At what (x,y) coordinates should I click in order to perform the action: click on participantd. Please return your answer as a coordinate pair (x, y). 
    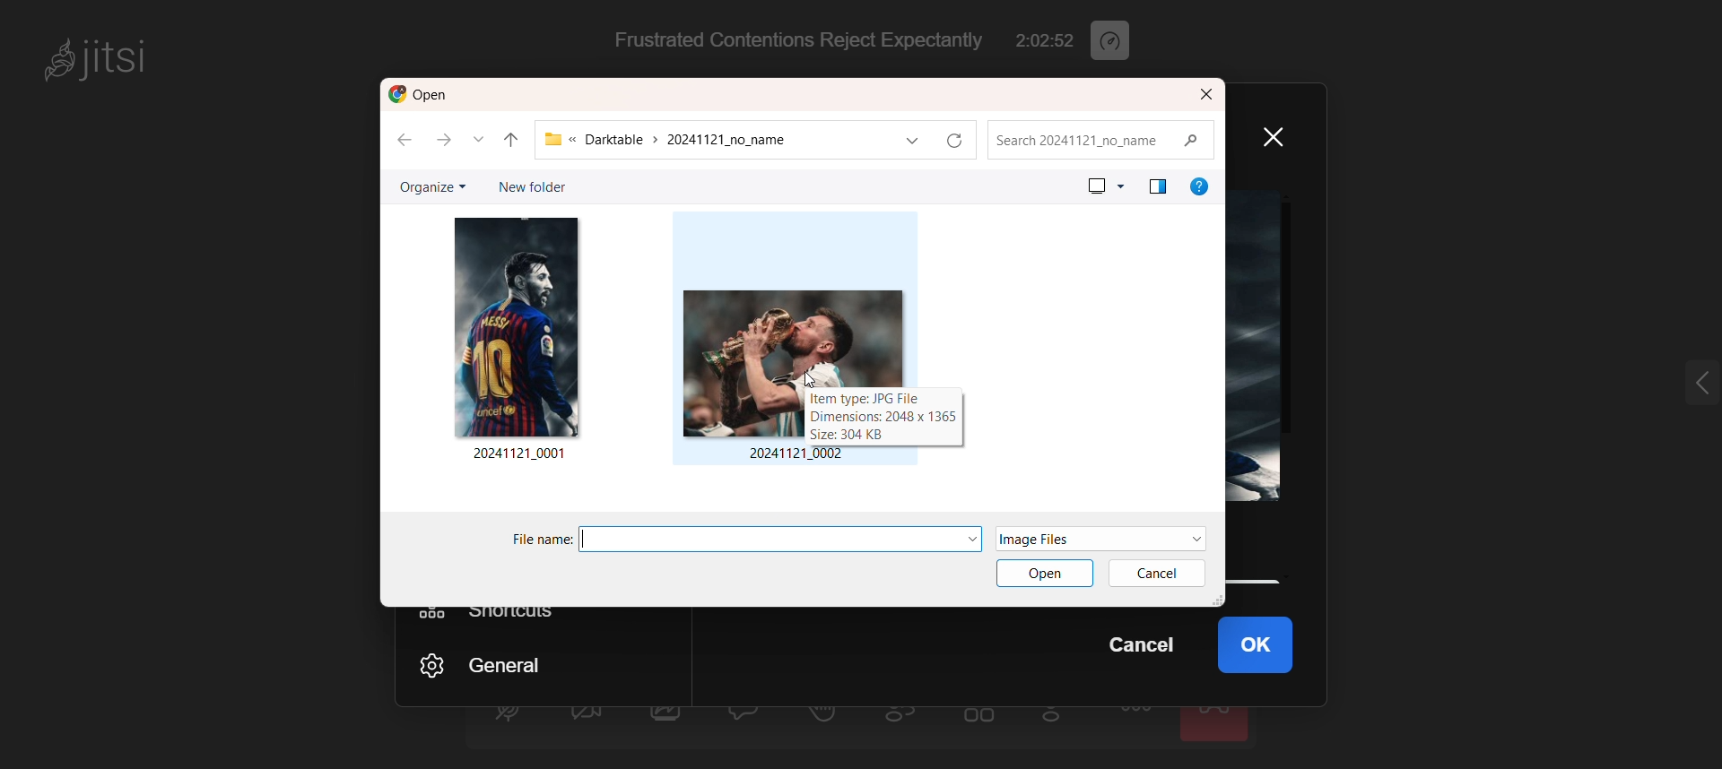
    Looking at the image, I should click on (909, 720).